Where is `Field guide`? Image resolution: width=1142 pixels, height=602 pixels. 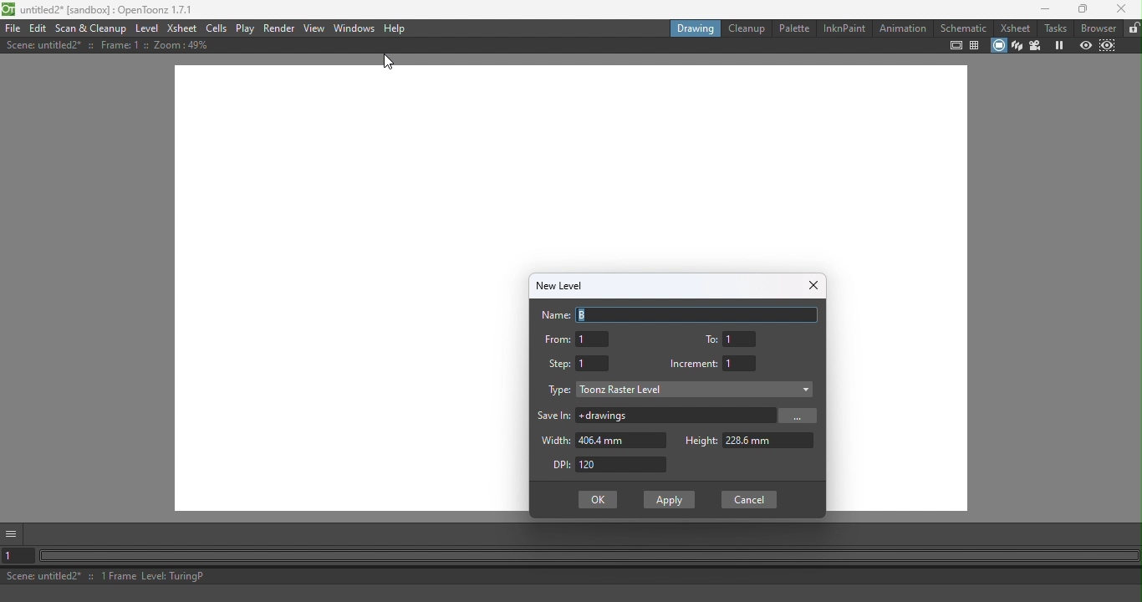
Field guide is located at coordinates (976, 47).